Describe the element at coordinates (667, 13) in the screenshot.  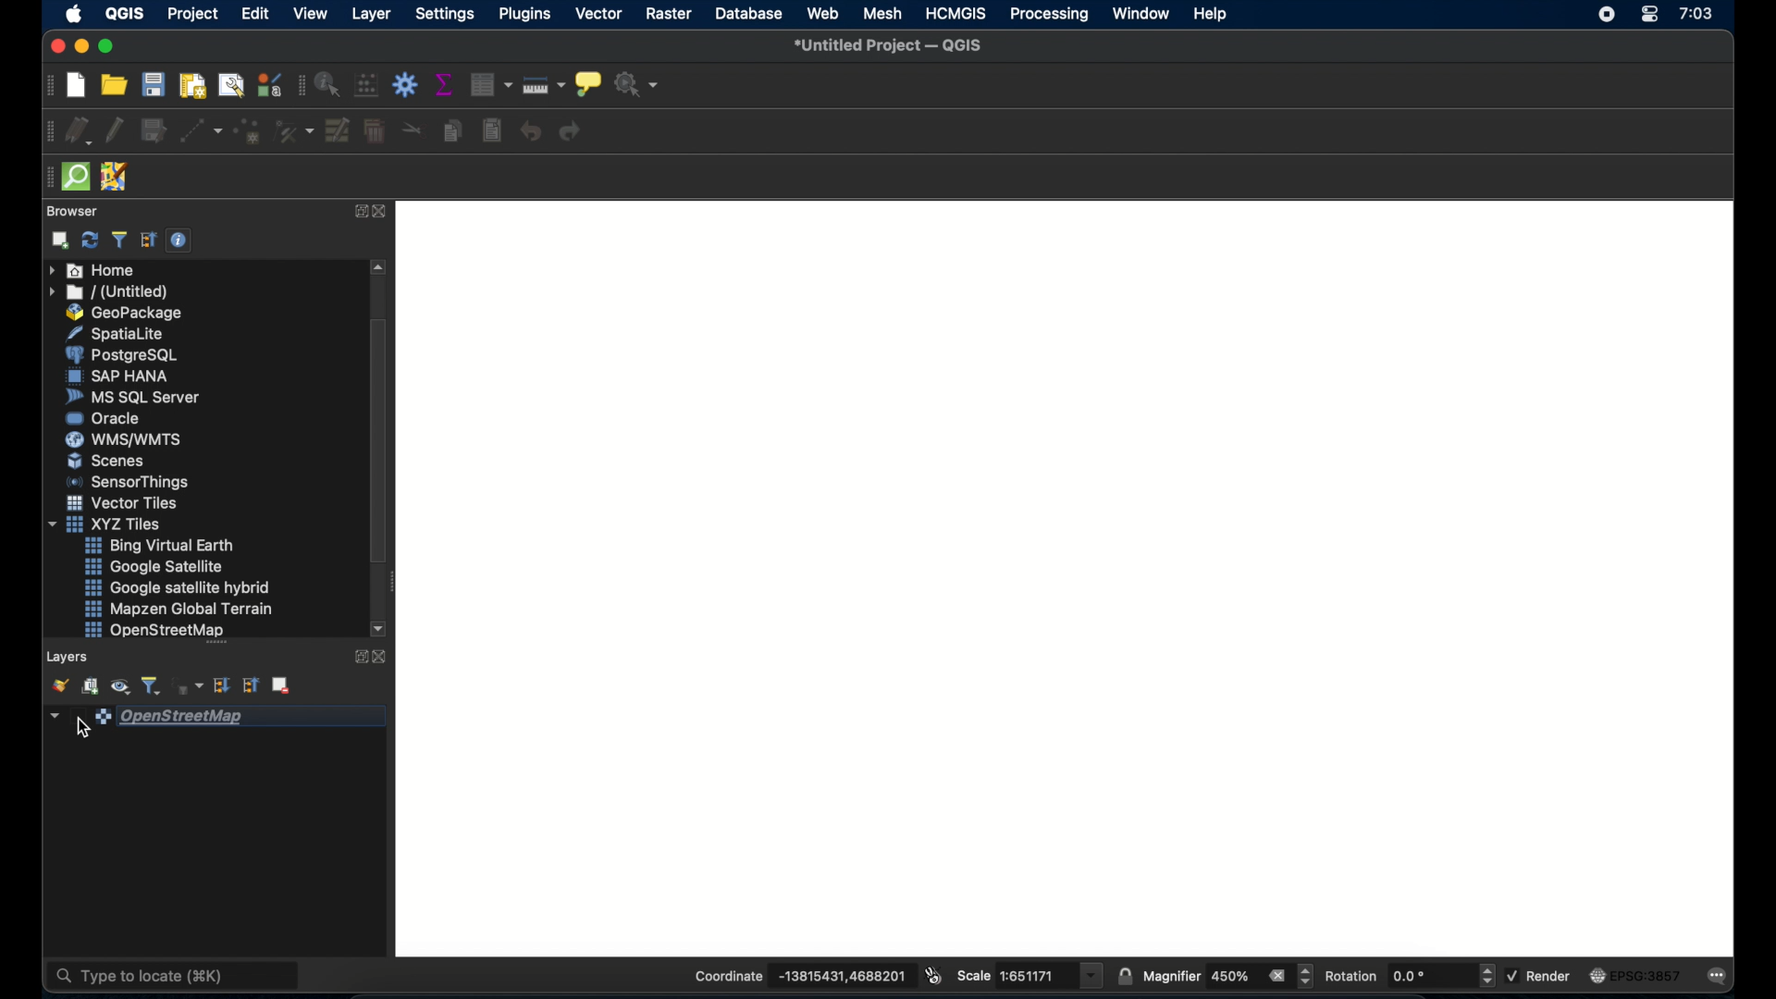
I see `raster` at that location.